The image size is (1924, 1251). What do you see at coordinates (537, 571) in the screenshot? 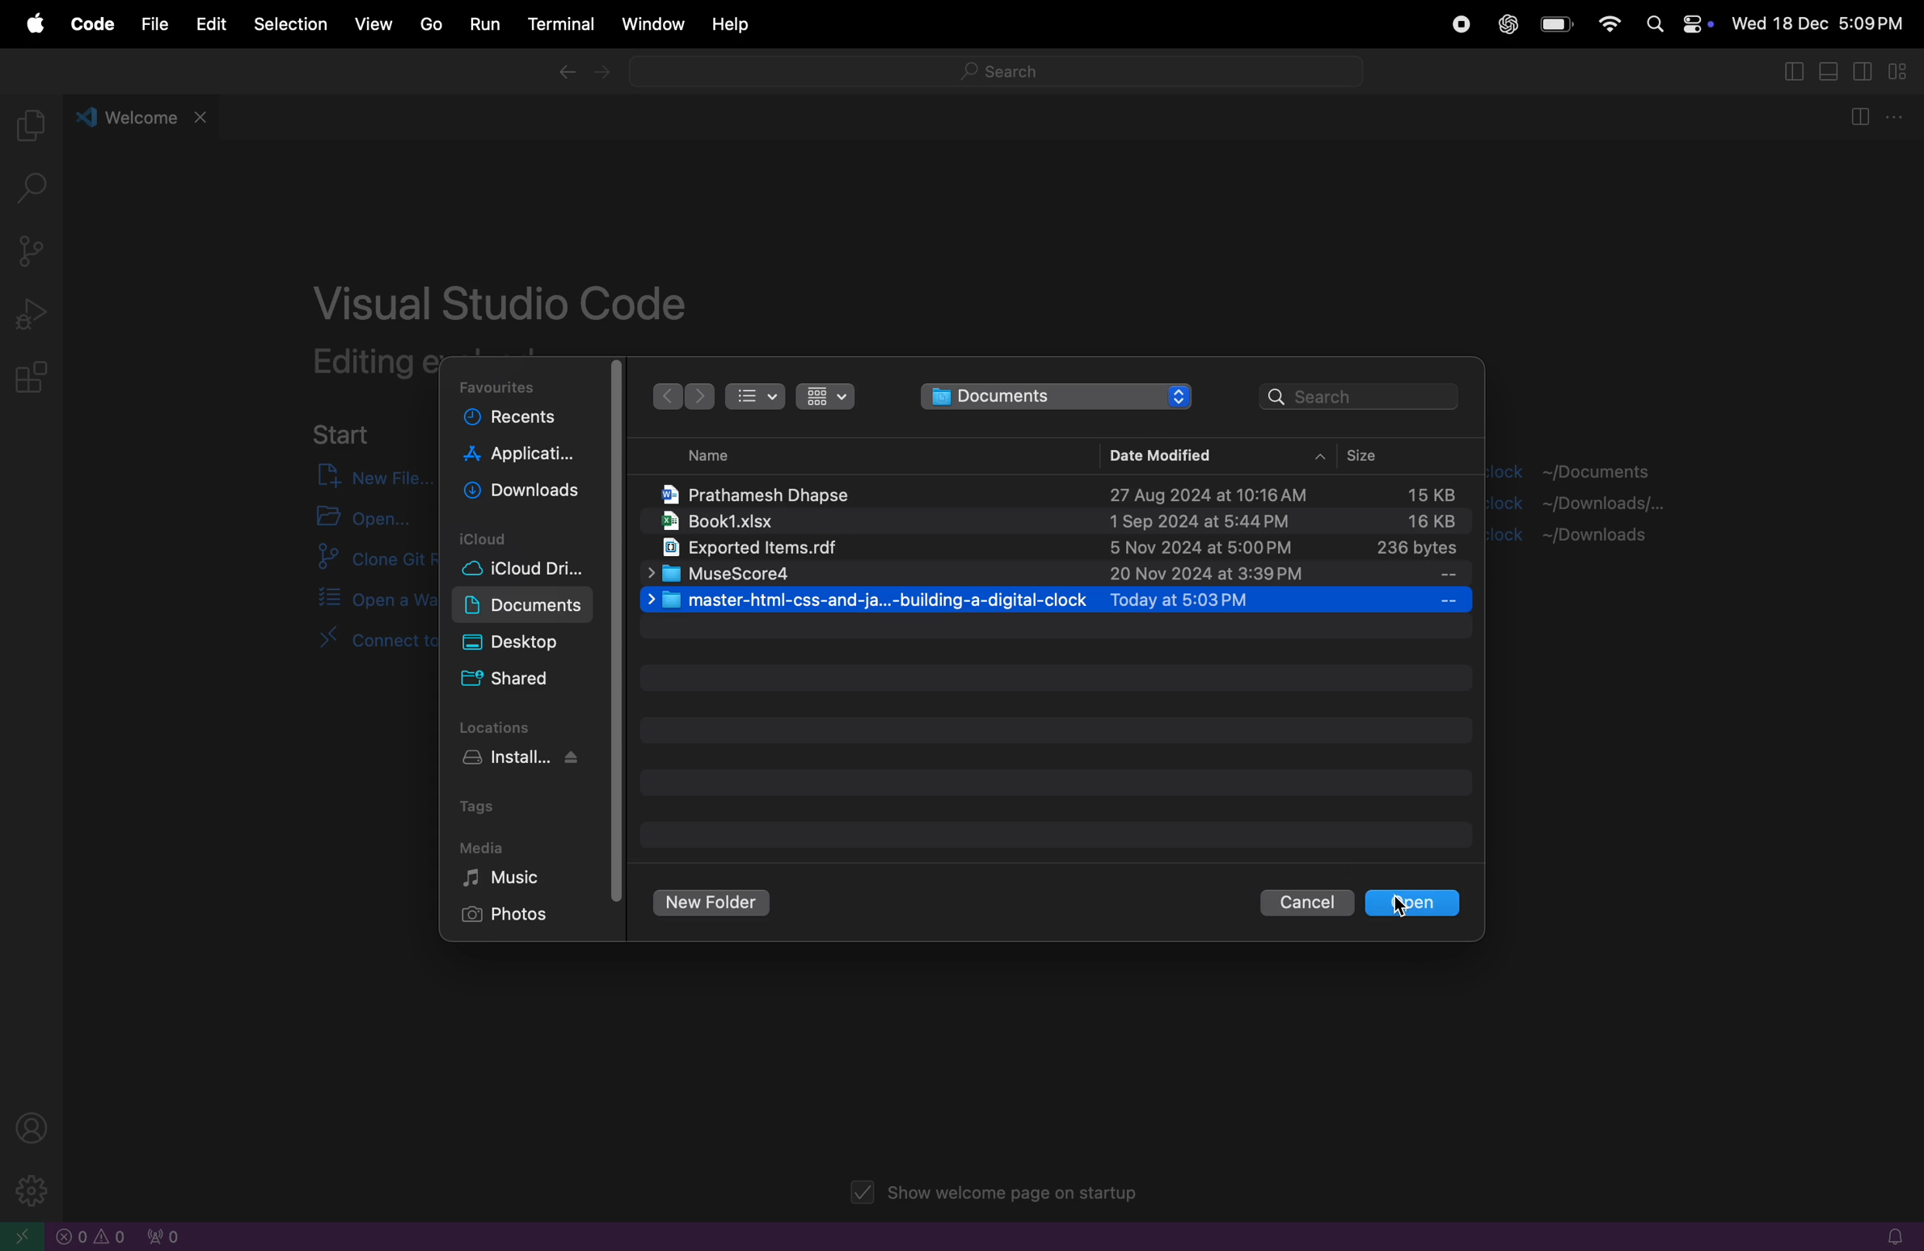
I see `i cloud drive` at bounding box center [537, 571].